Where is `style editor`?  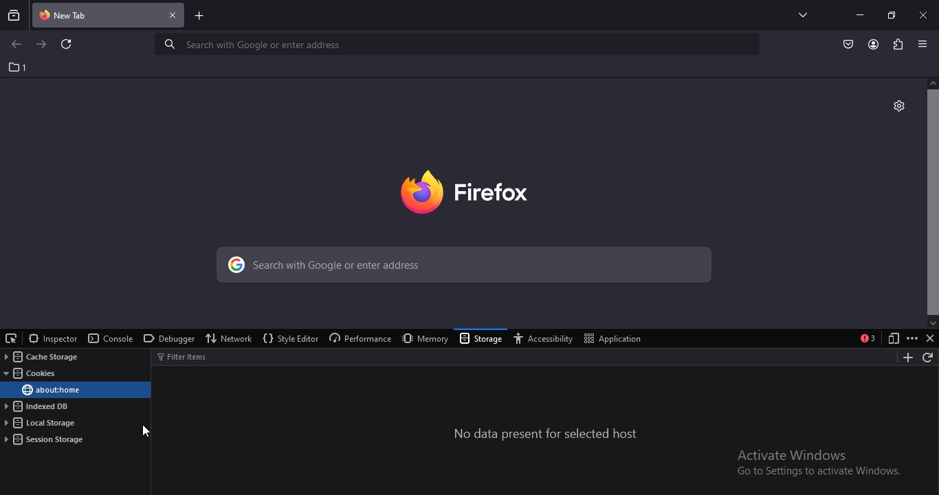 style editor is located at coordinates (289, 339).